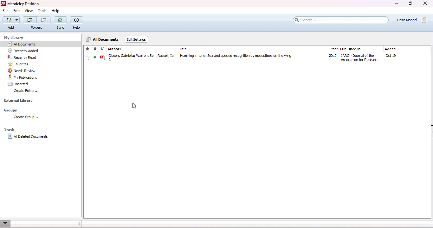  Describe the element at coordinates (396, 4) in the screenshot. I see `minimize ` at that location.